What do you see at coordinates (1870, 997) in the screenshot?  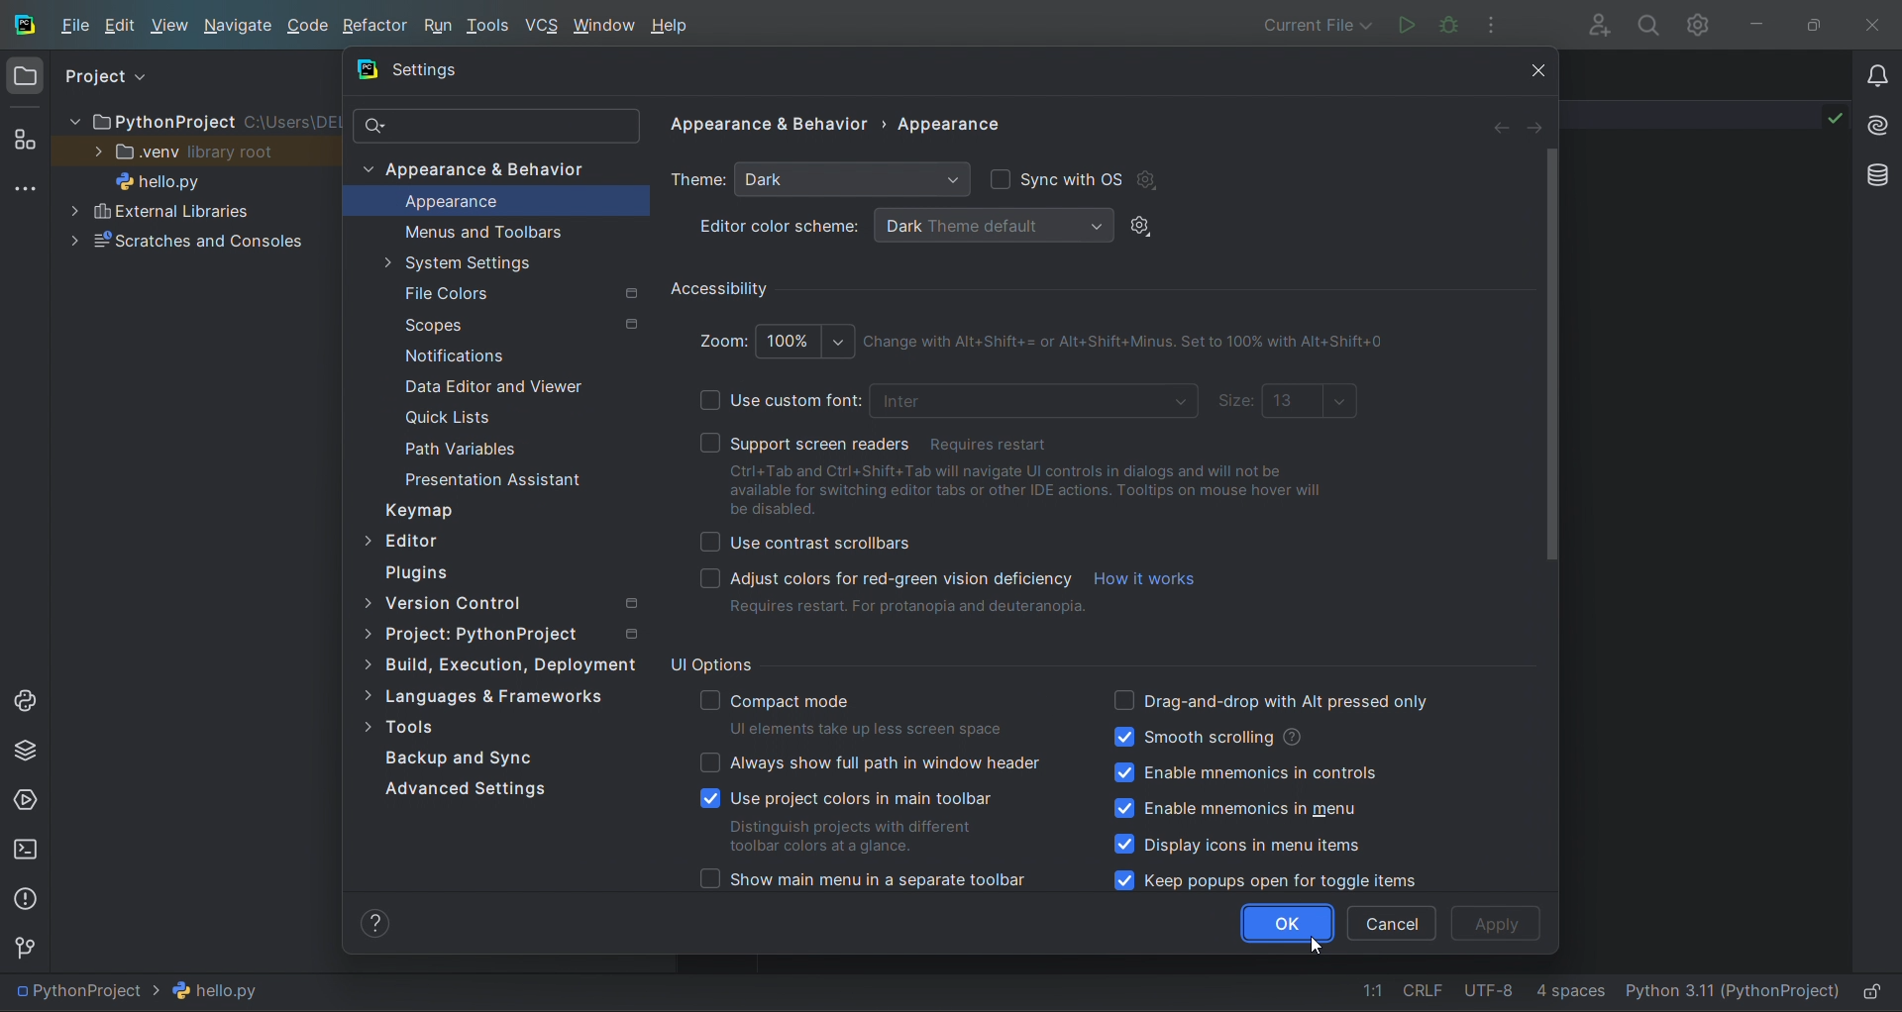 I see `lock` at bounding box center [1870, 997].